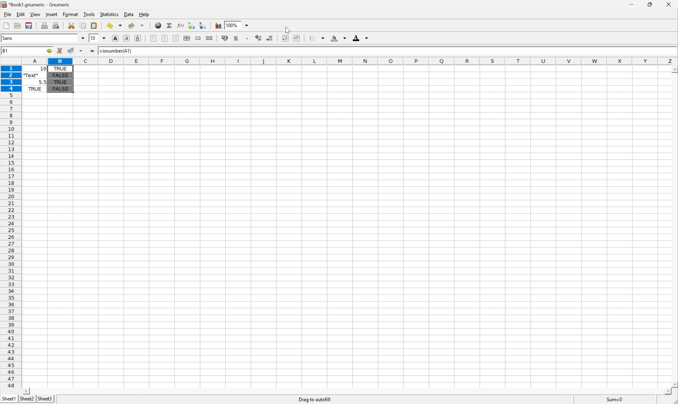 This screenshot has height=404, width=678. I want to click on Drop Down, so click(104, 38).